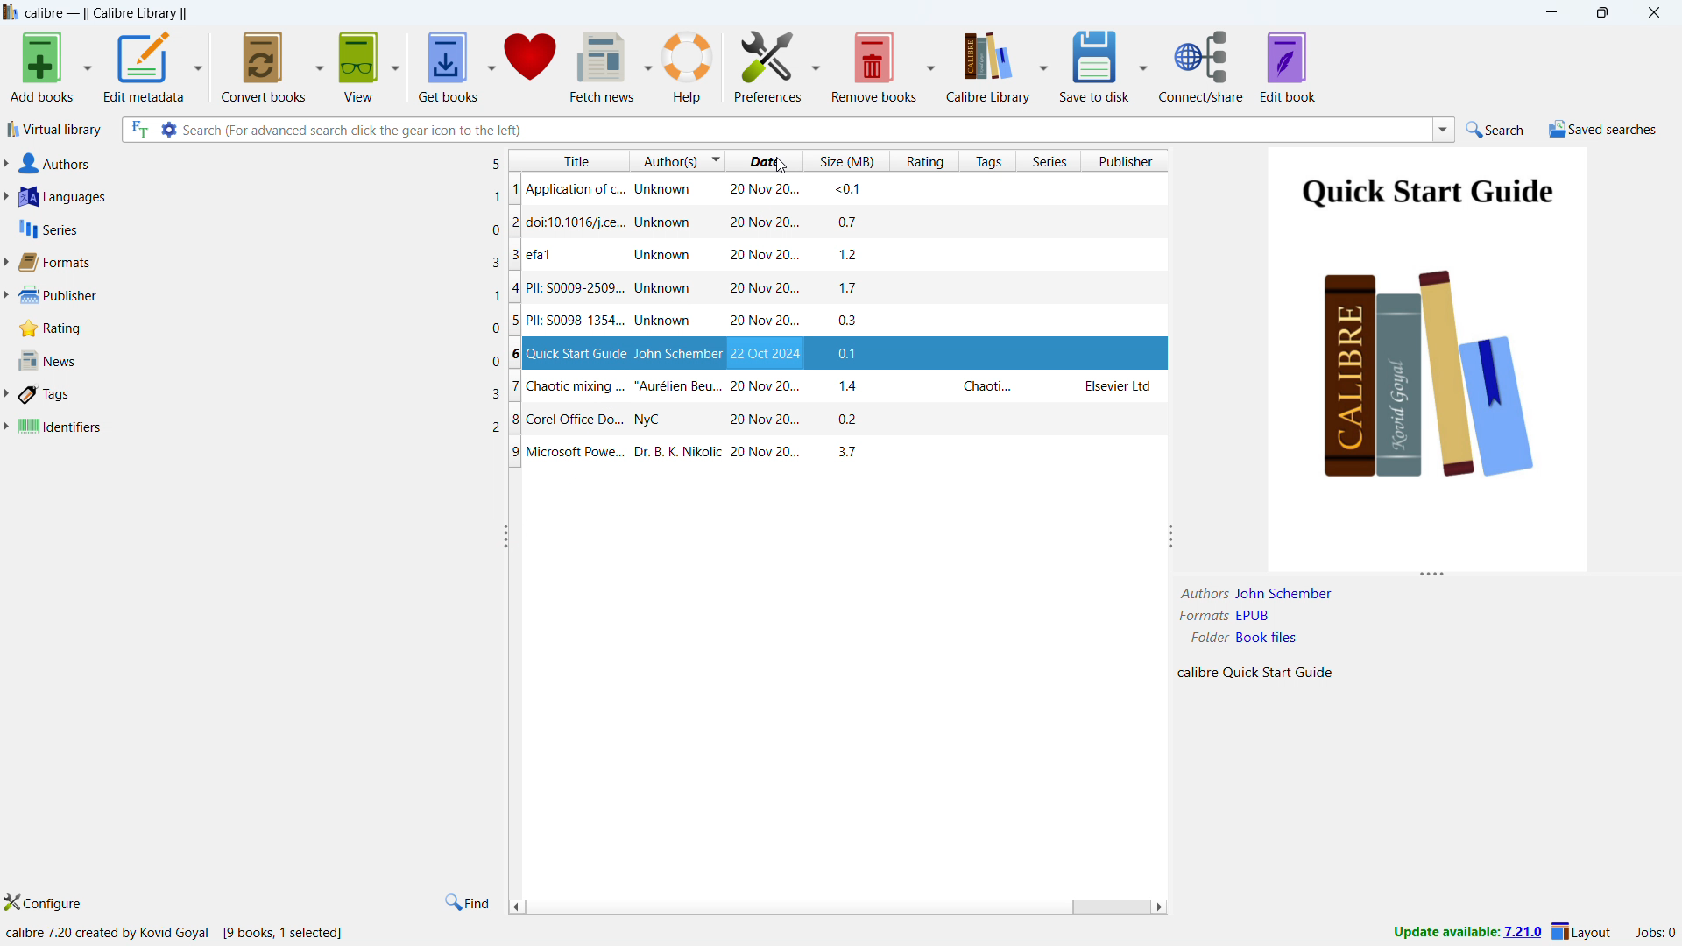 This screenshot has width=1682, height=946. Describe the element at coordinates (136, 129) in the screenshot. I see `search full text` at that location.